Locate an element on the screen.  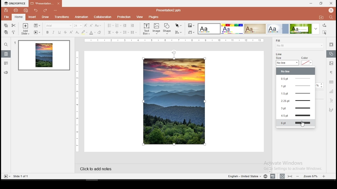
theme  is located at coordinates (305, 29).